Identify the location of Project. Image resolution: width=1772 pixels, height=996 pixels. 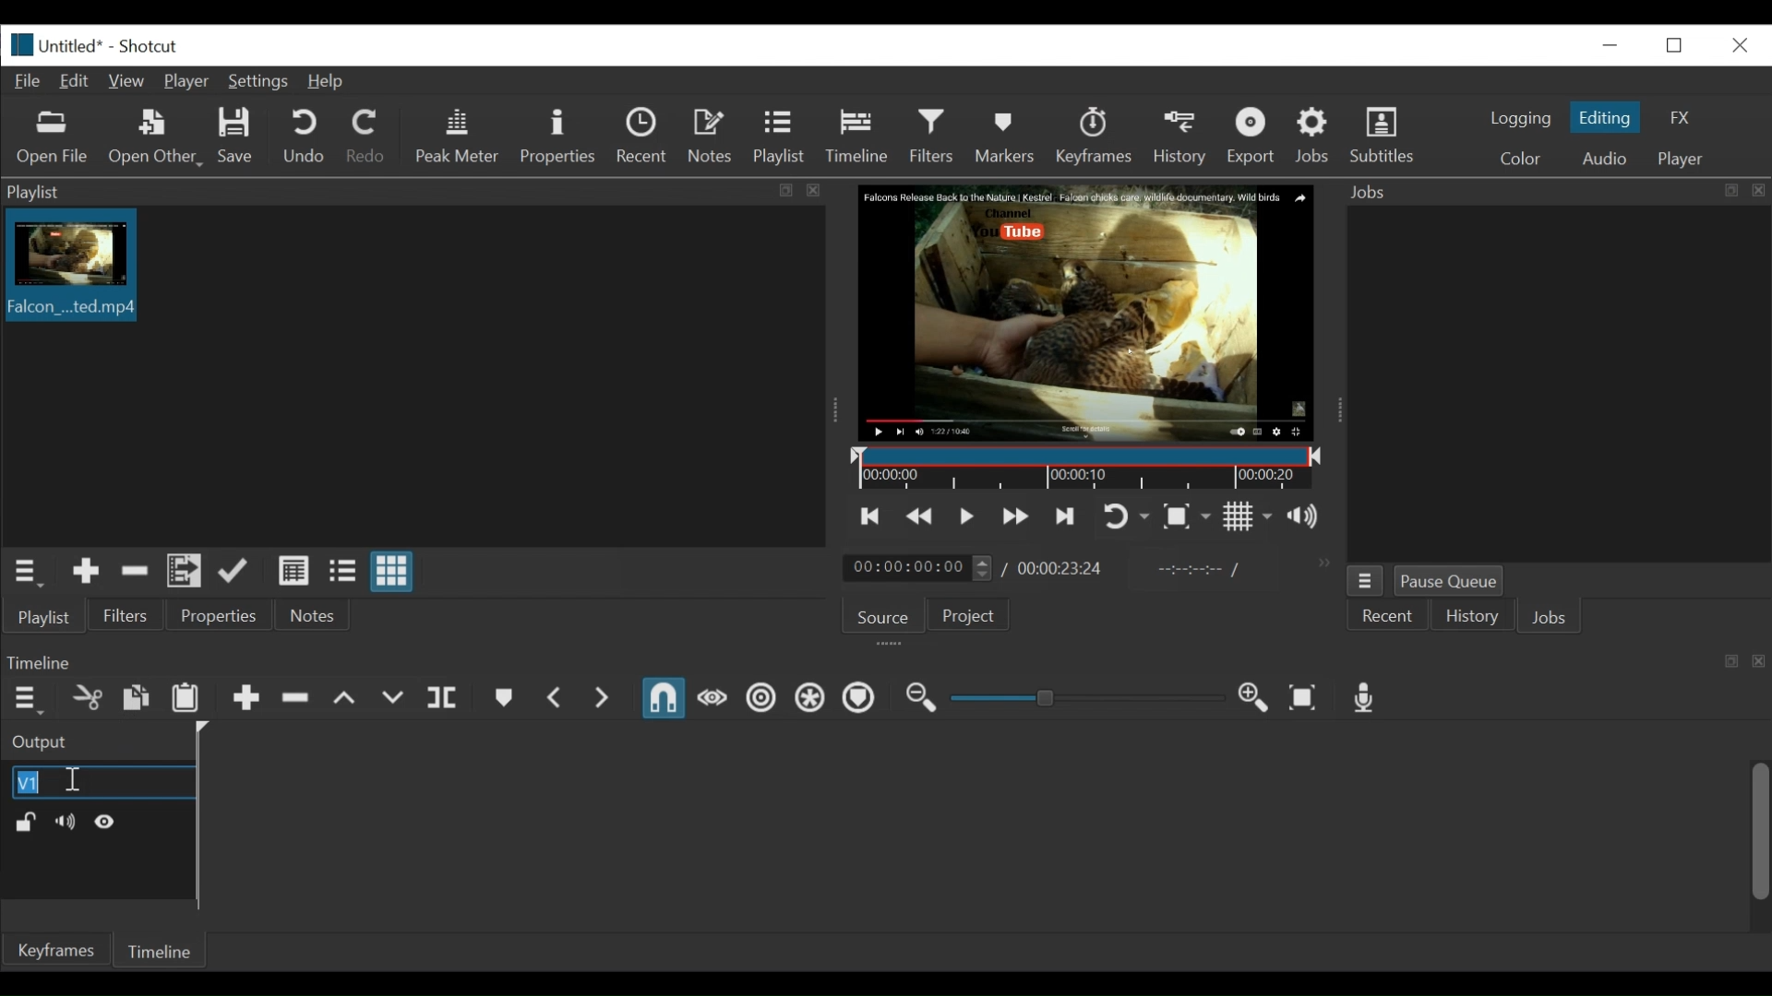
(964, 613).